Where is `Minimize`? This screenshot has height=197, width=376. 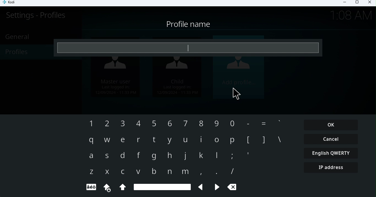 Minimize is located at coordinates (343, 3).